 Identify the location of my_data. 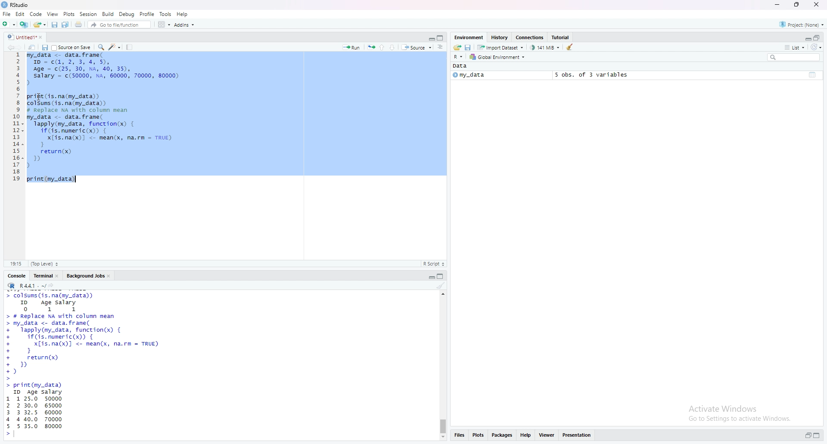
(468, 76).